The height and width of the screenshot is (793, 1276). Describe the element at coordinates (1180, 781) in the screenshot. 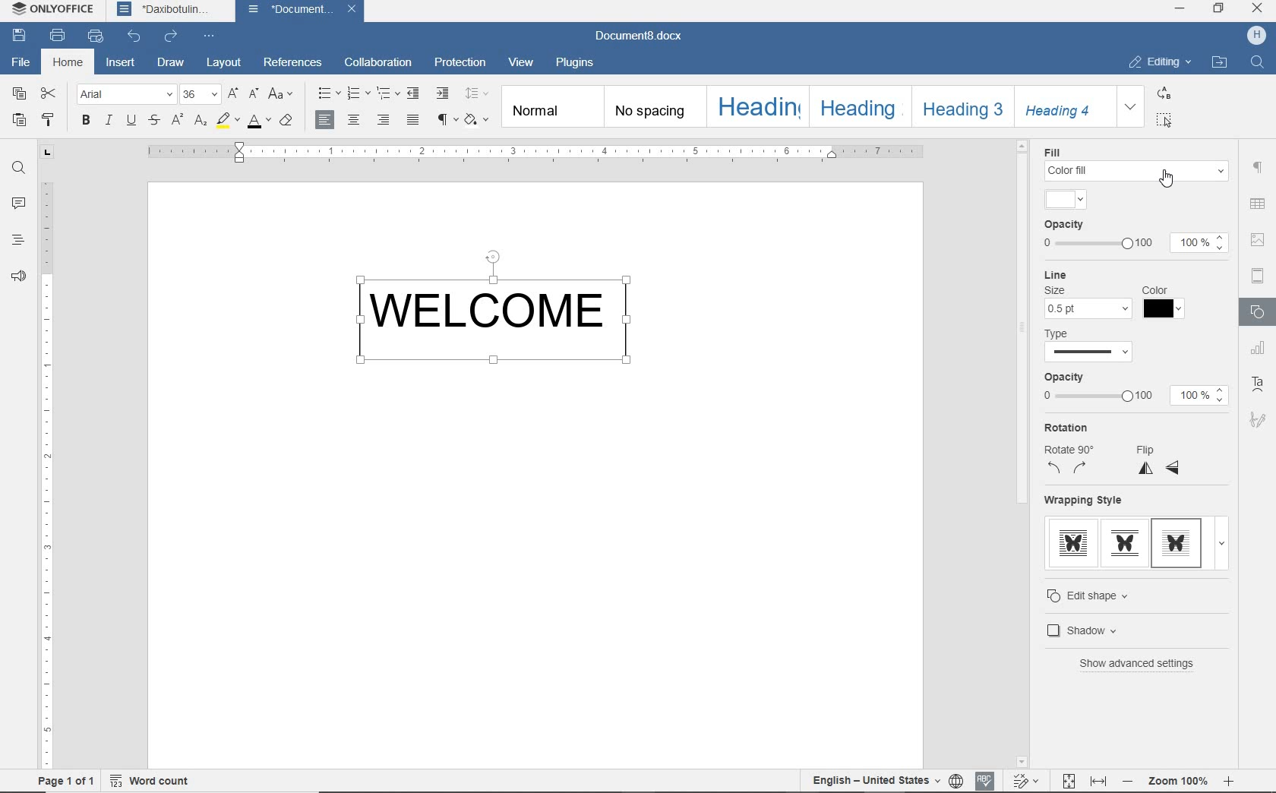

I see `Zoom 100%` at that location.